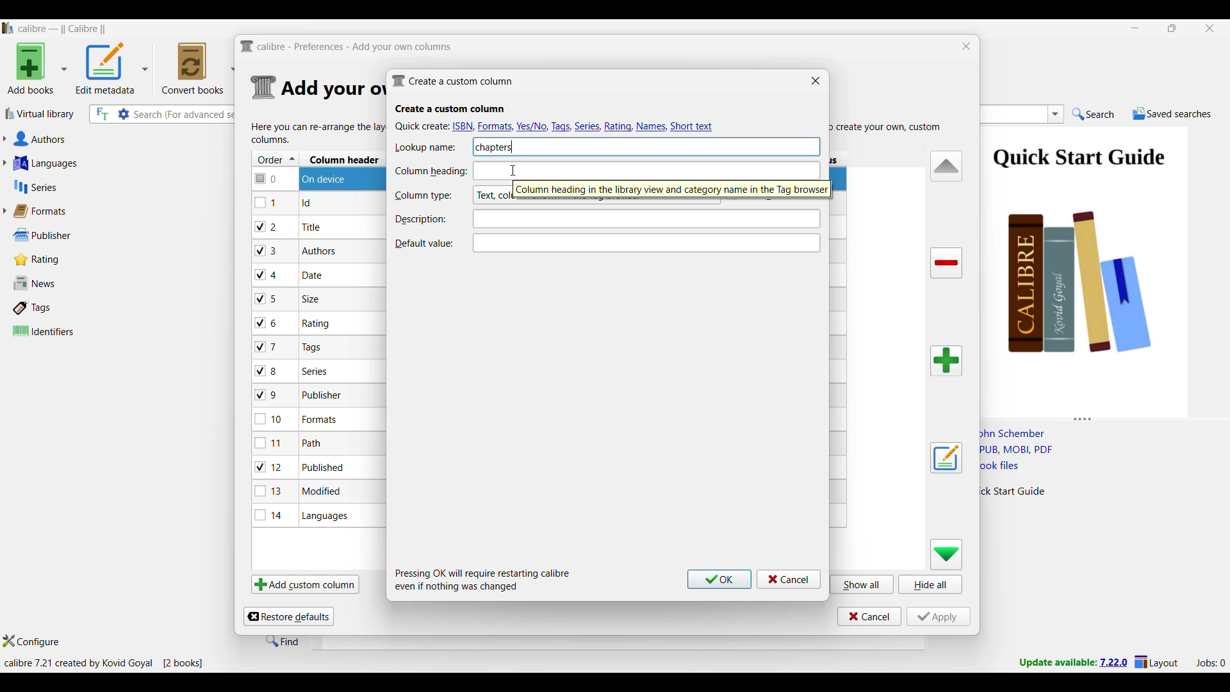 This screenshot has width=1230, height=692. I want to click on Cursor clicking on Column heading, so click(512, 170).